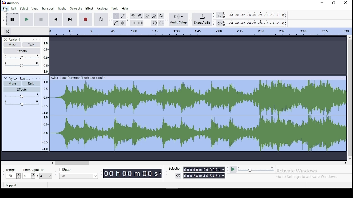 This screenshot has width=353, height=198. Describe the element at coordinates (140, 23) in the screenshot. I see `silence selected audio` at that location.